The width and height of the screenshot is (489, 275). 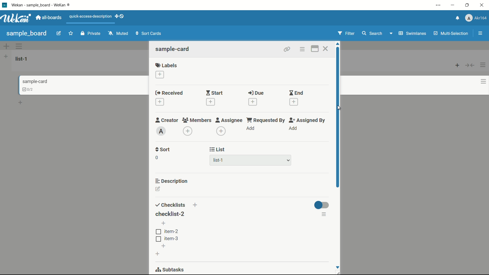 I want to click on show/hide sidebar, so click(x=480, y=33).